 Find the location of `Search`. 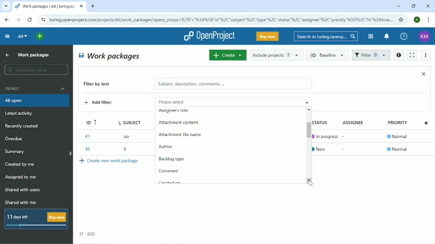

Search is located at coordinates (326, 36).